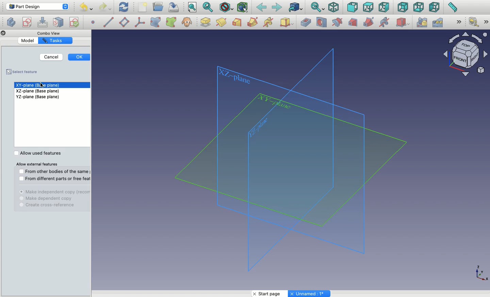 The height and width of the screenshot is (297, 490). Describe the element at coordinates (277, 7) in the screenshot. I see `Forward` at that location.